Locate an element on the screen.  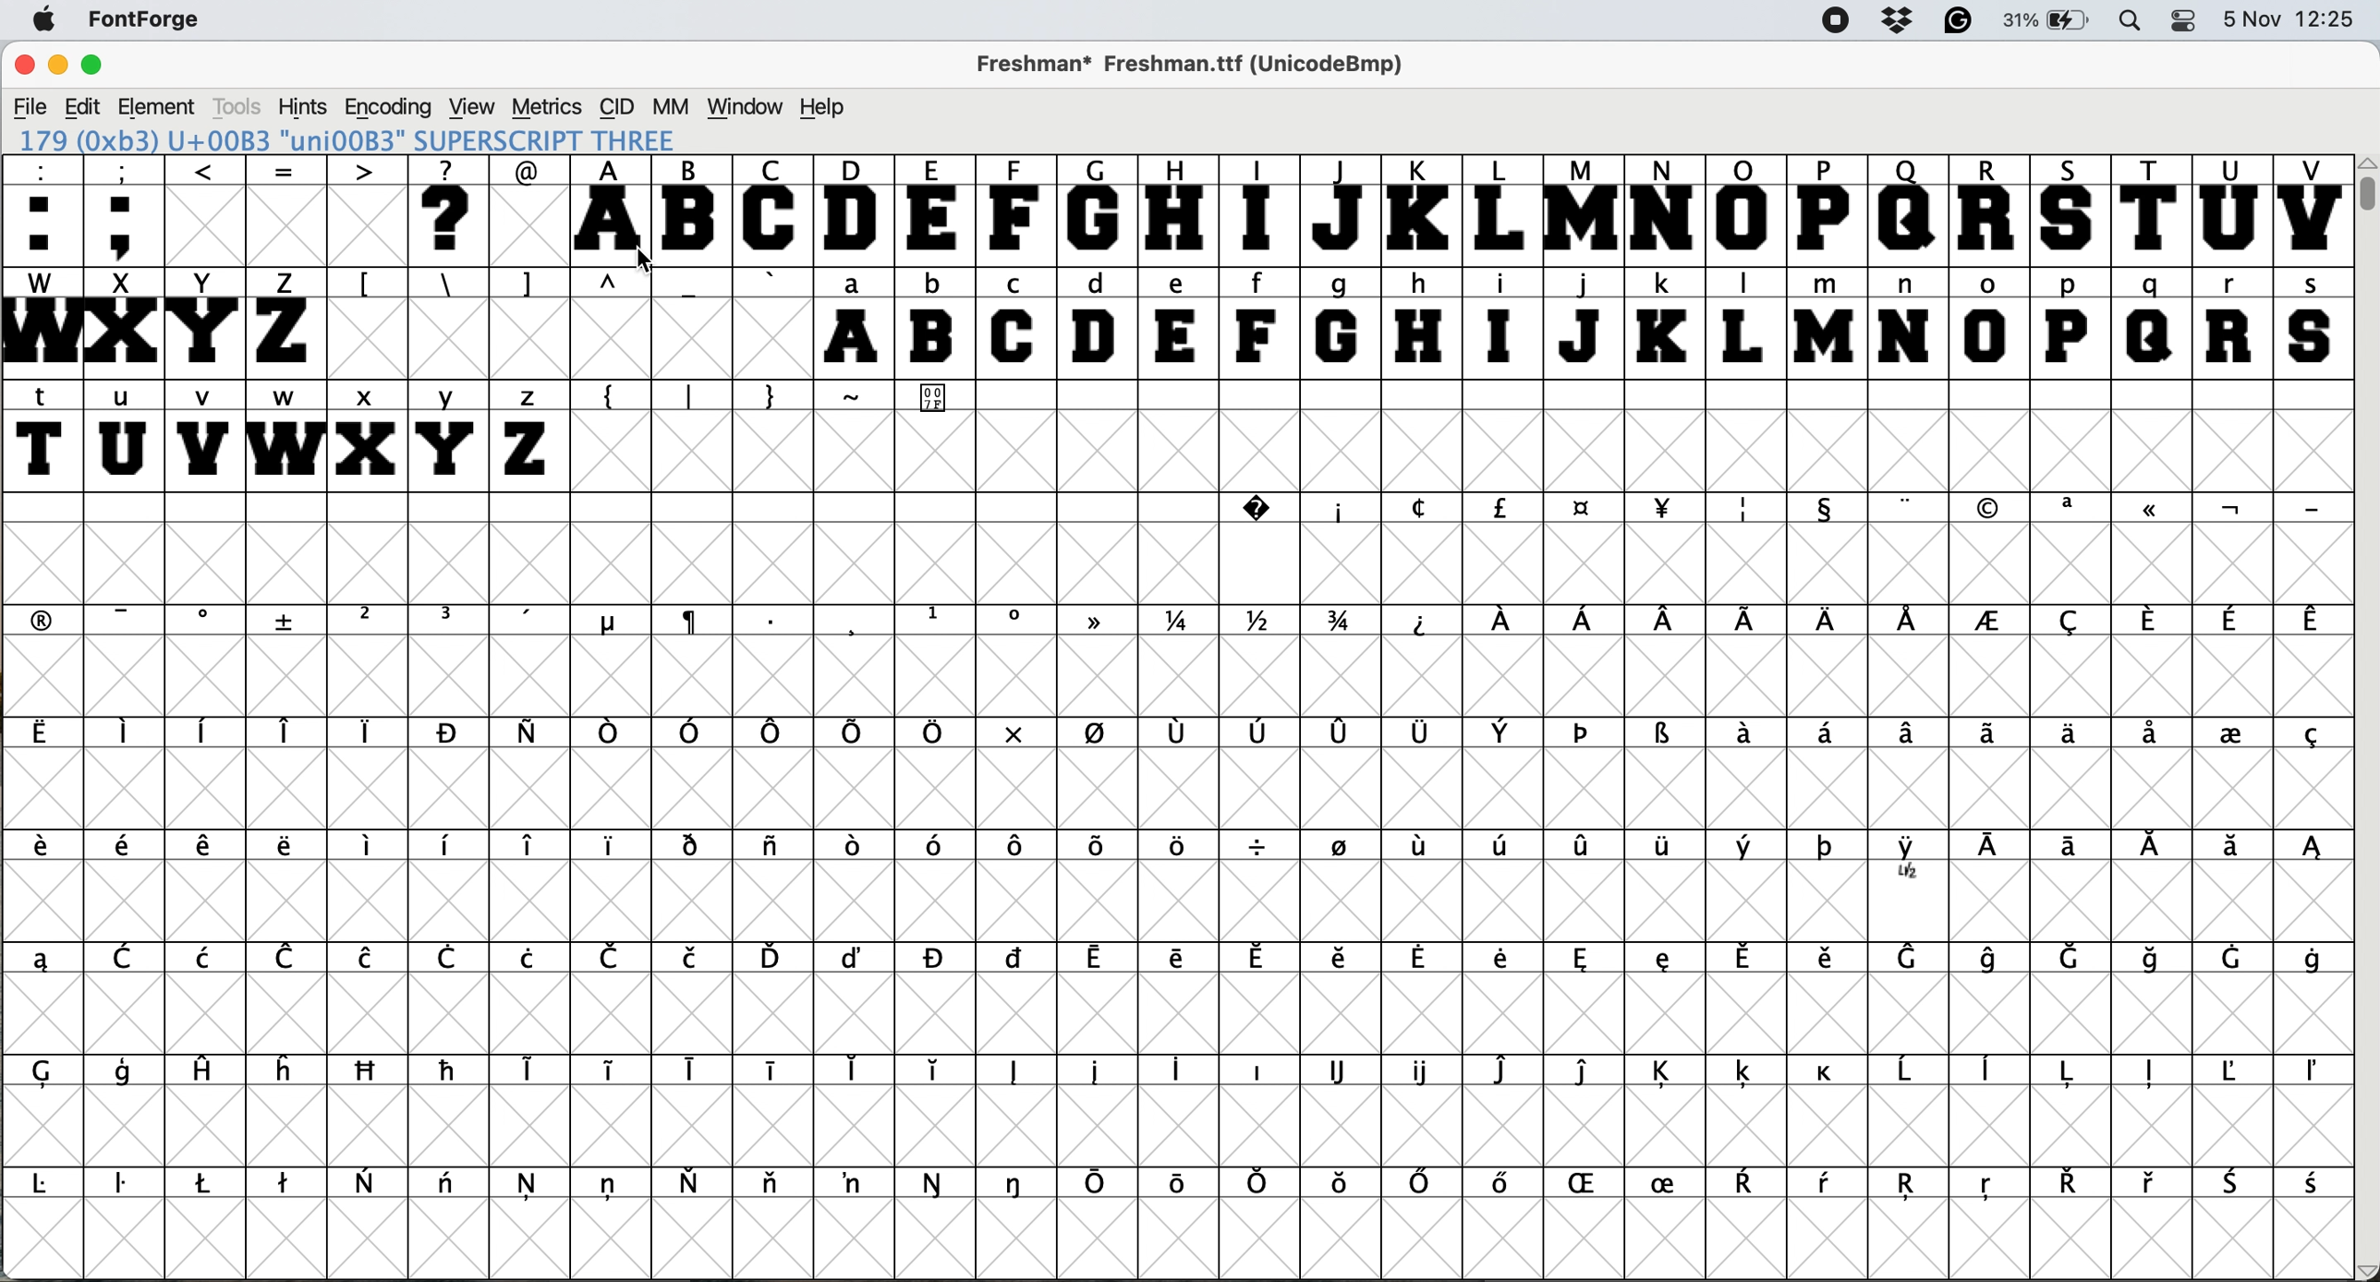
symbol is located at coordinates (1991, 1072).